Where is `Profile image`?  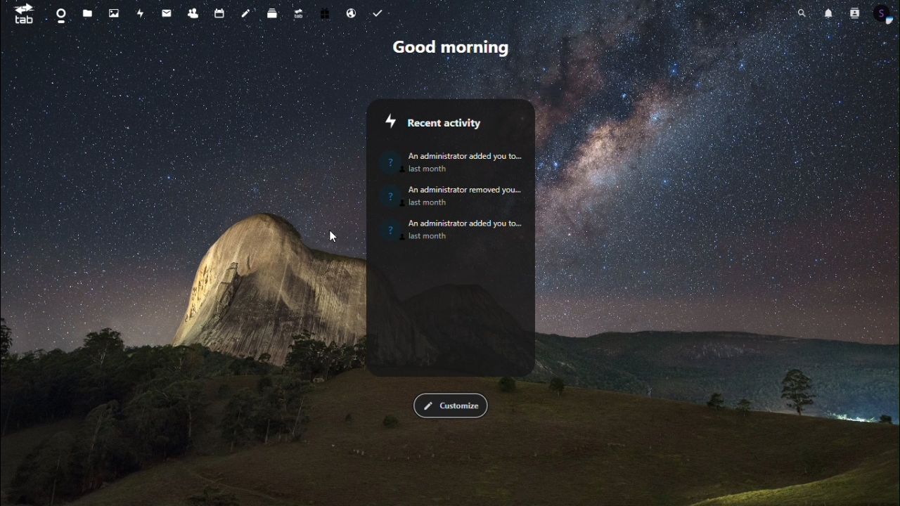
Profile image is located at coordinates (387, 197).